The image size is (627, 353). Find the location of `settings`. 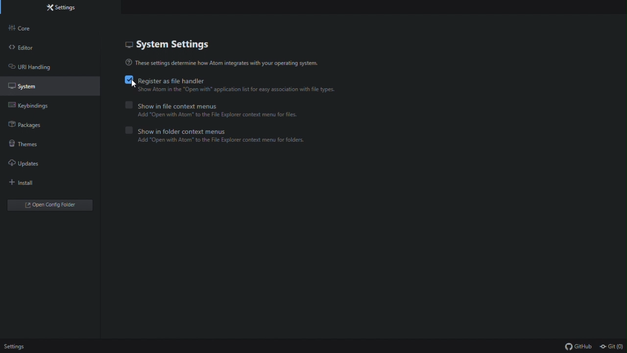

settings is located at coordinates (16, 347).